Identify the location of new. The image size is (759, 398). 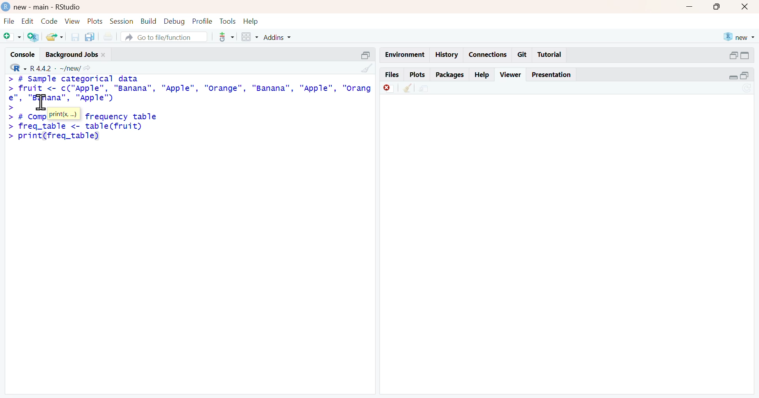
(737, 37).